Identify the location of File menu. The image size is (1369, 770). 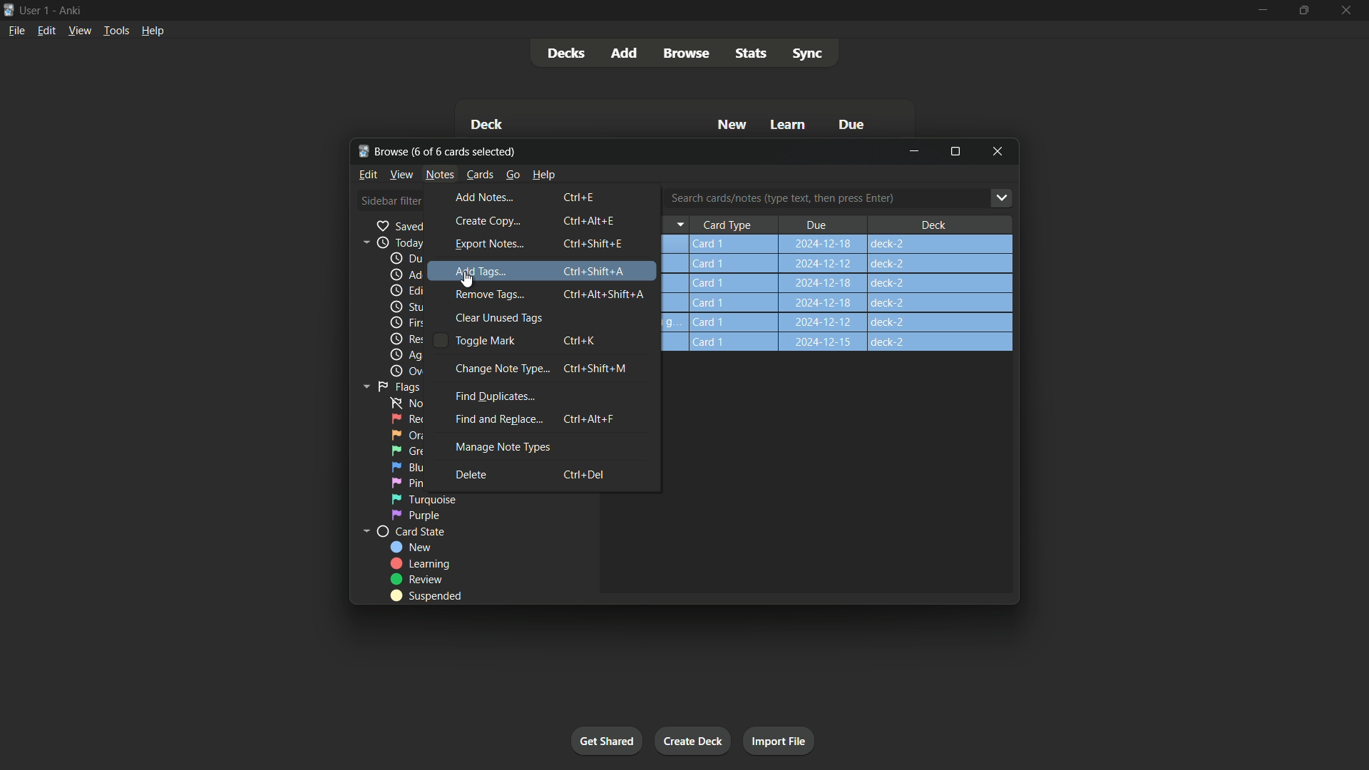
(15, 33).